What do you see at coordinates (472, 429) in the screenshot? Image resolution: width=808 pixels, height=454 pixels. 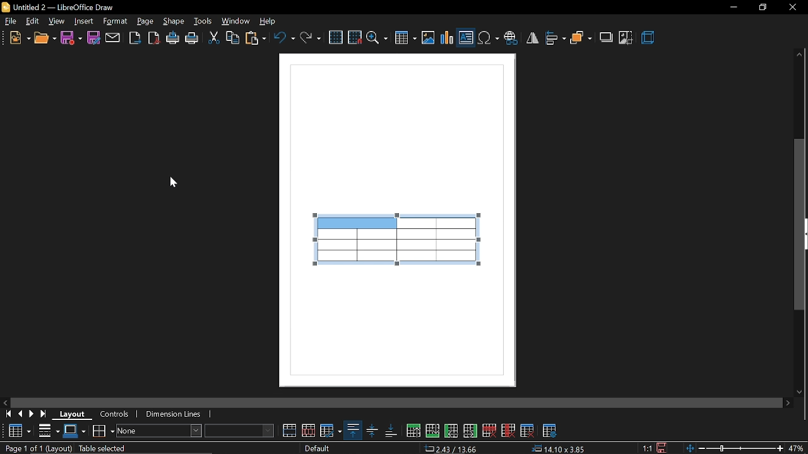 I see `insert column after` at bounding box center [472, 429].